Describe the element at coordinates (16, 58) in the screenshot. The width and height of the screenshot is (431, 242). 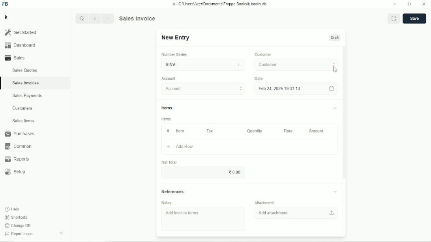
I see `Sales` at that location.